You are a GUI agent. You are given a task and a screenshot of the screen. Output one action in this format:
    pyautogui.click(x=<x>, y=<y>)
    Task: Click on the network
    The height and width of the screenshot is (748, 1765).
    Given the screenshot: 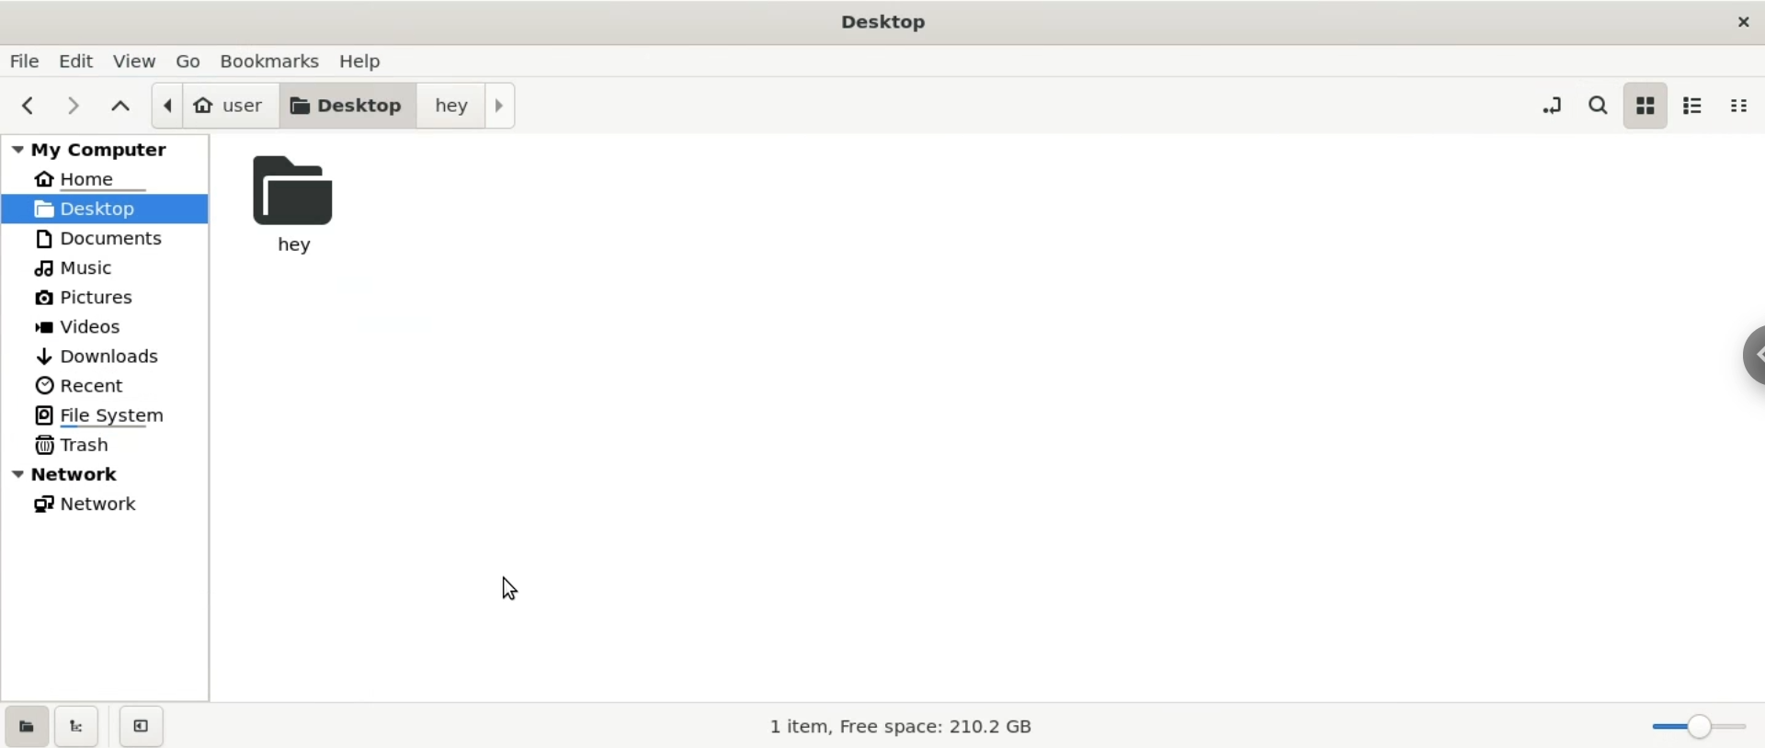 What is the action you would take?
    pyautogui.click(x=108, y=473)
    